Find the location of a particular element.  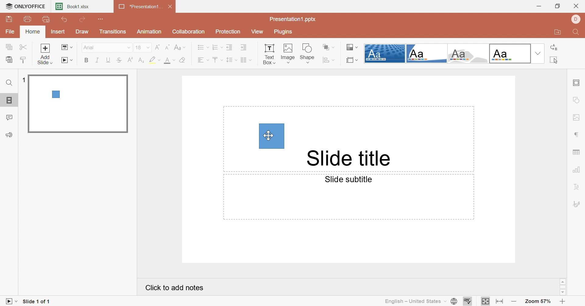

Arrange shapes is located at coordinates (328, 47).